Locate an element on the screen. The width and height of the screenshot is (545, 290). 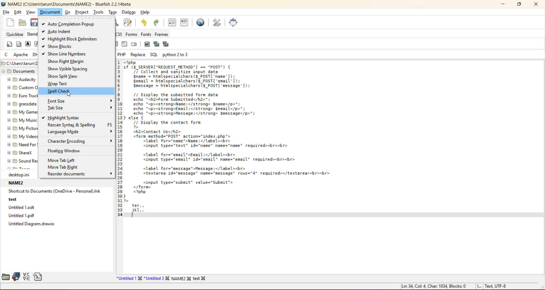
go is located at coordinates (68, 12).